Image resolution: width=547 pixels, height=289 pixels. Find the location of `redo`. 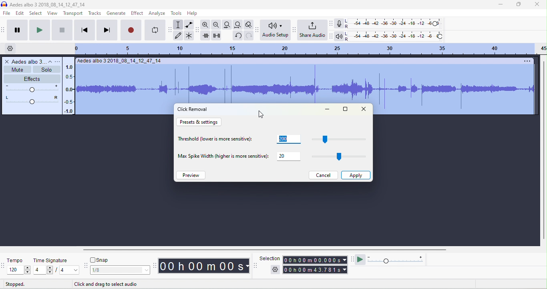

redo is located at coordinates (249, 36).